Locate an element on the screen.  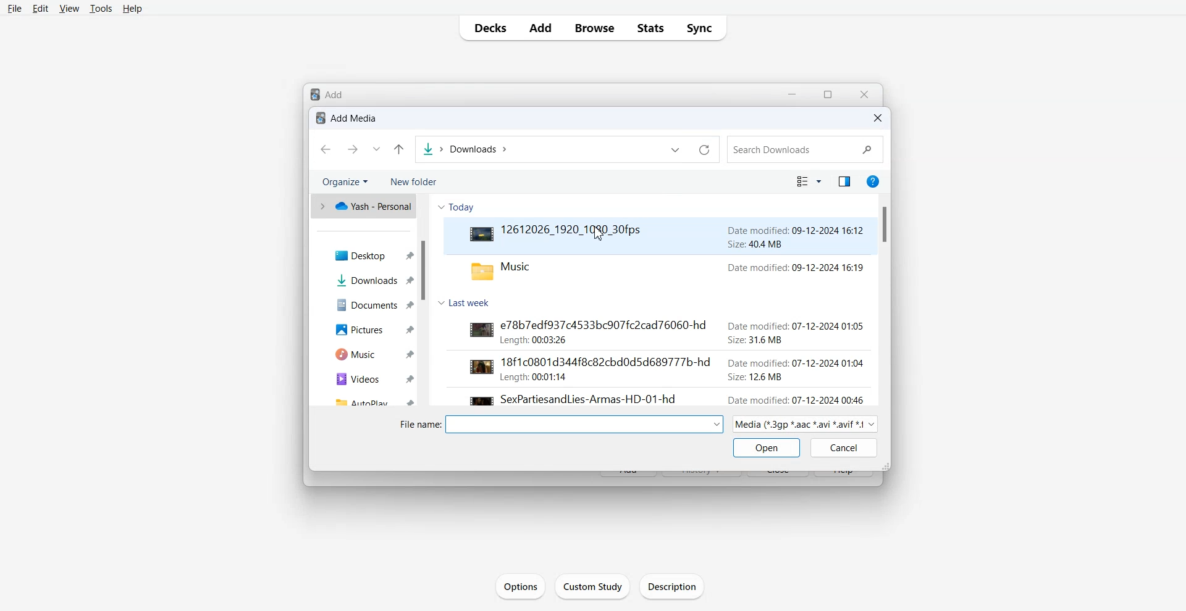
video file is located at coordinates (581, 332).